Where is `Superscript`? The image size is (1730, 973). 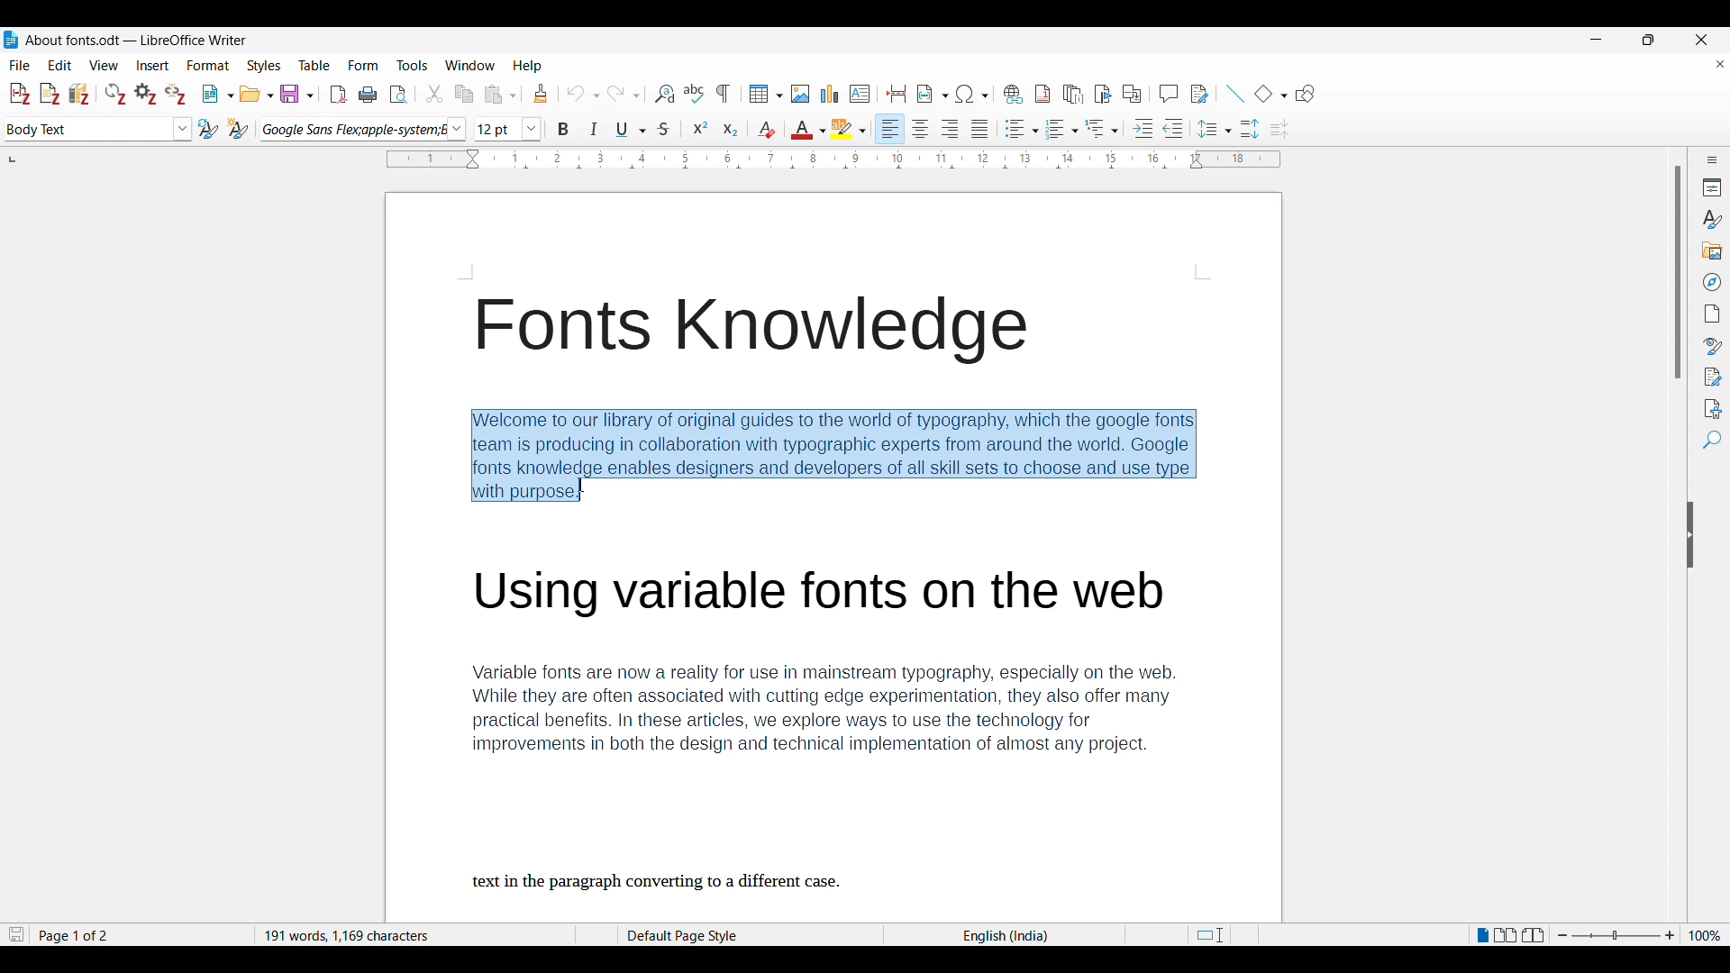 Superscript is located at coordinates (701, 128).